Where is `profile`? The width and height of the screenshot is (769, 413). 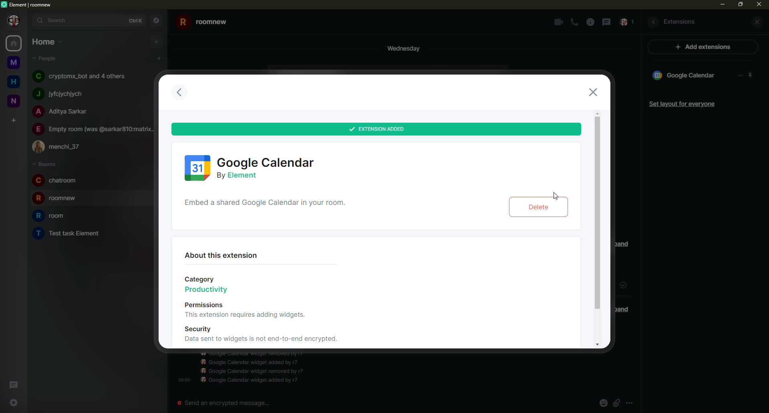 profile is located at coordinates (14, 21).